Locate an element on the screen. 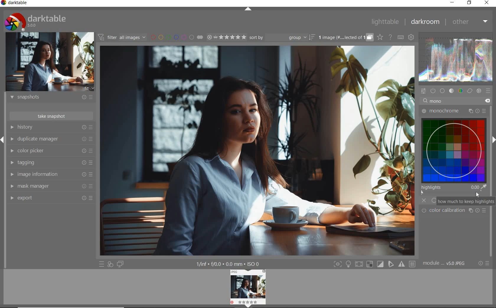 This screenshot has width=496, height=308. quick access to presets is located at coordinates (102, 264).